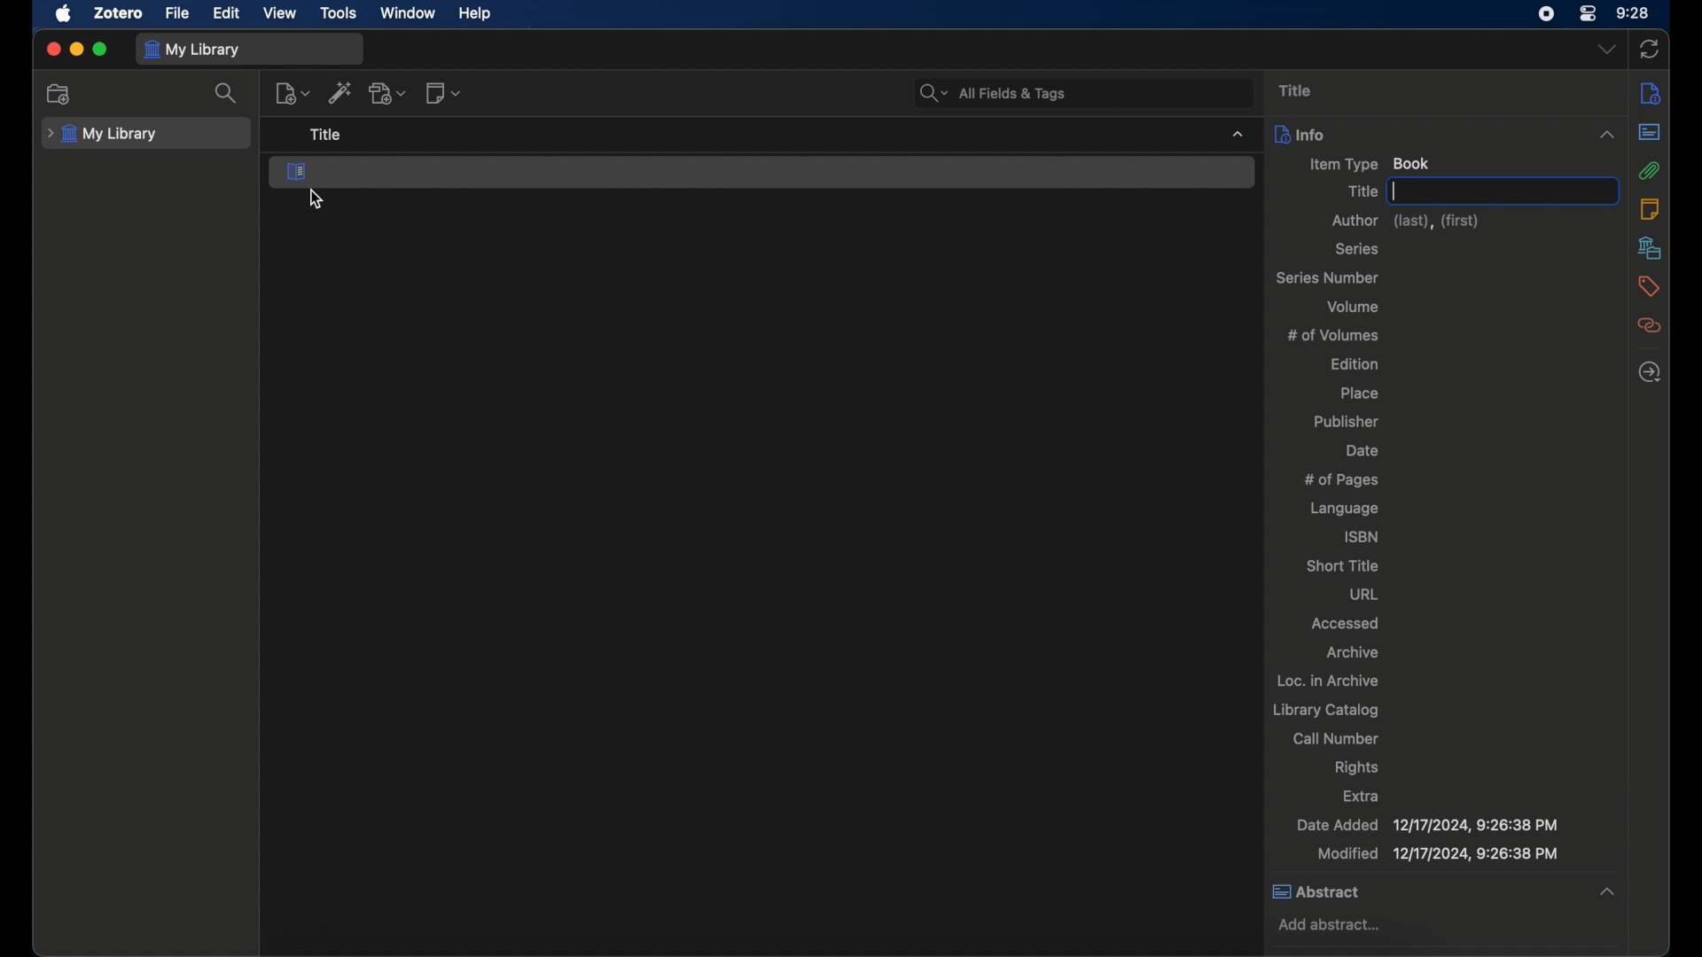 The height and width of the screenshot is (957, 1702). What do you see at coordinates (1238, 135) in the screenshot?
I see `dropdown` at bounding box center [1238, 135].